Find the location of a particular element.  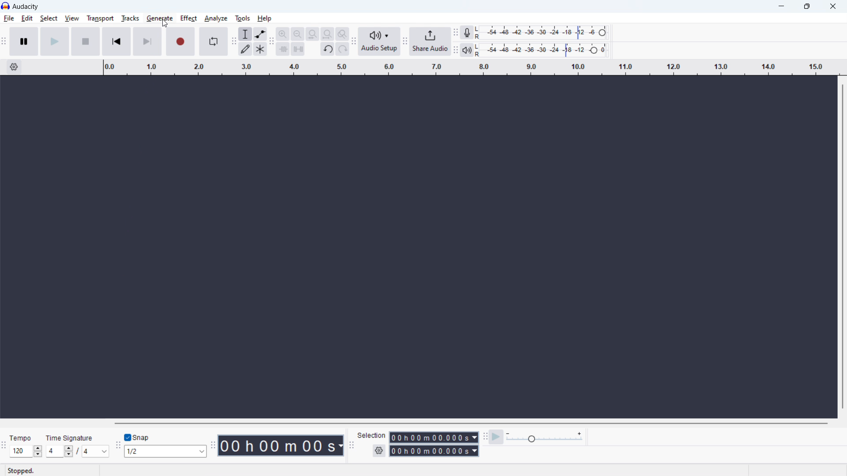

record is located at coordinates (180, 42).